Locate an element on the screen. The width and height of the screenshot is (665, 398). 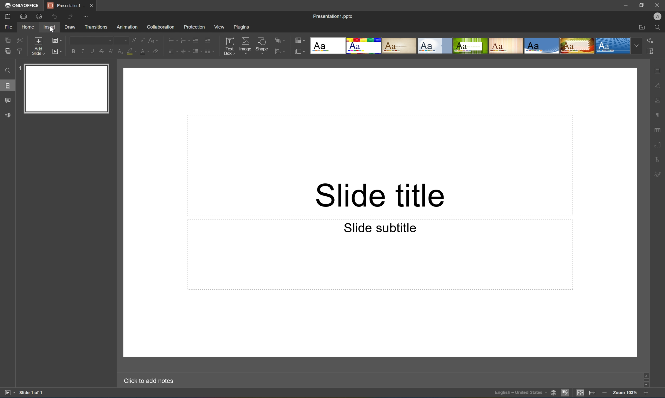
Paragraph settings is located at coordinates (659, 115).